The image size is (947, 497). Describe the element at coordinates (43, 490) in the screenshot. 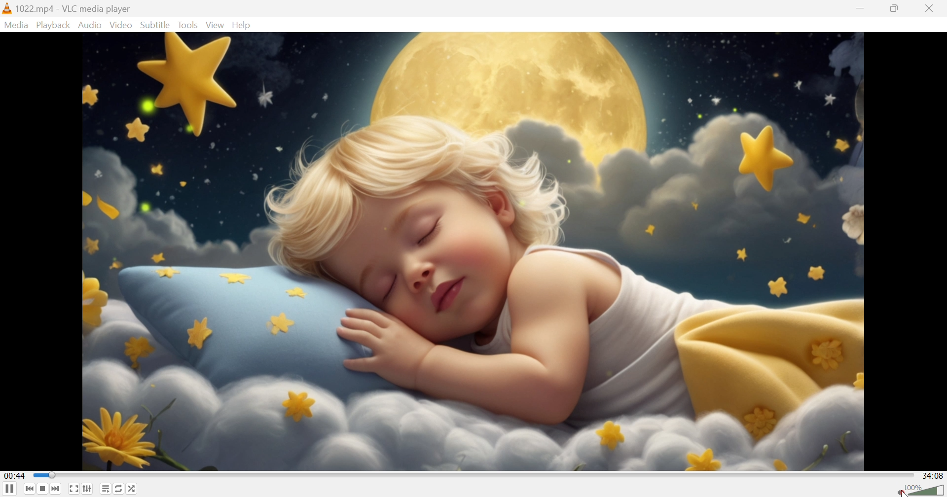

I see `Stop playback` at that location.